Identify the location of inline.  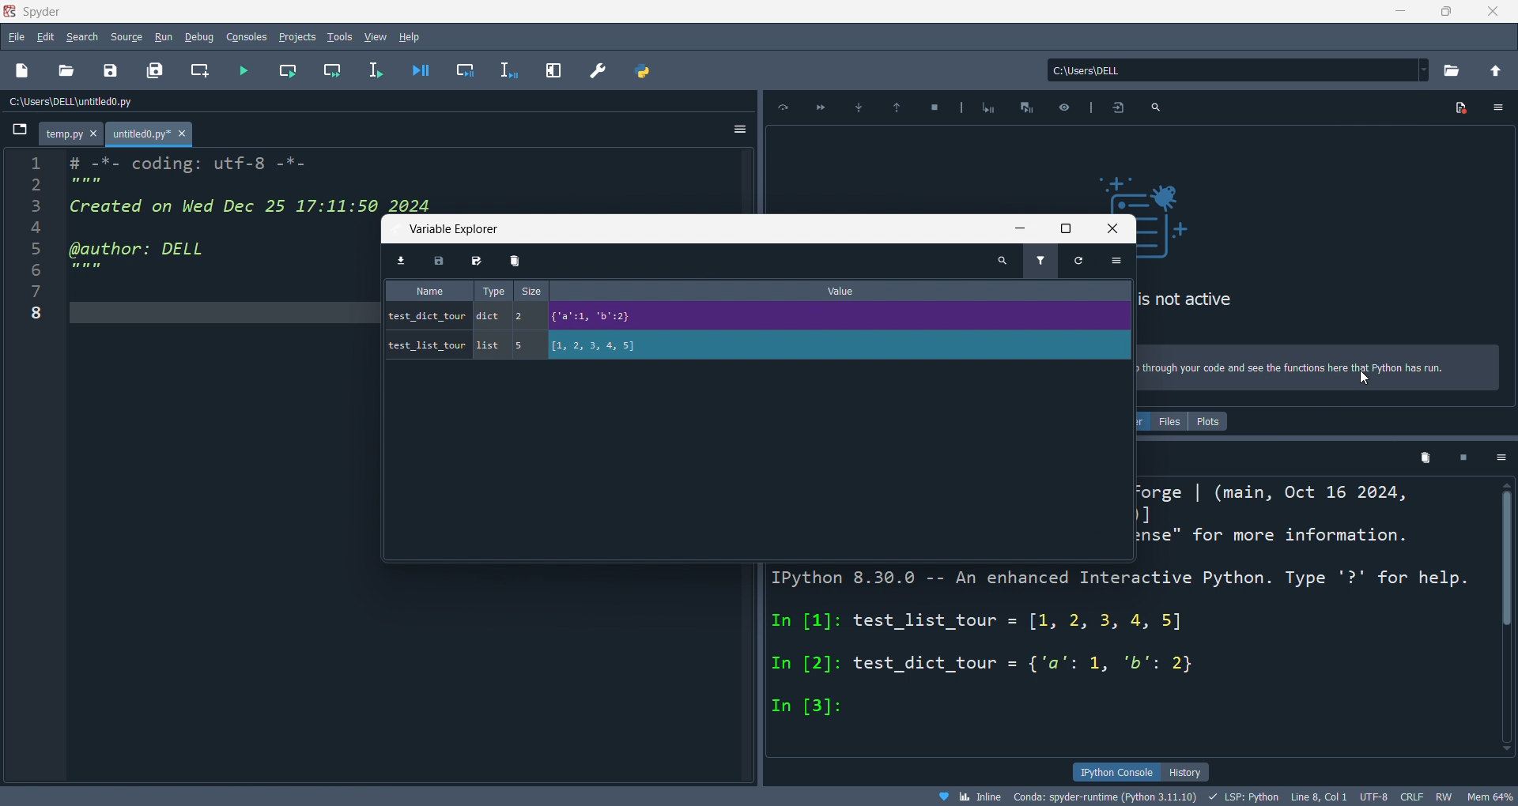
(968, 795).